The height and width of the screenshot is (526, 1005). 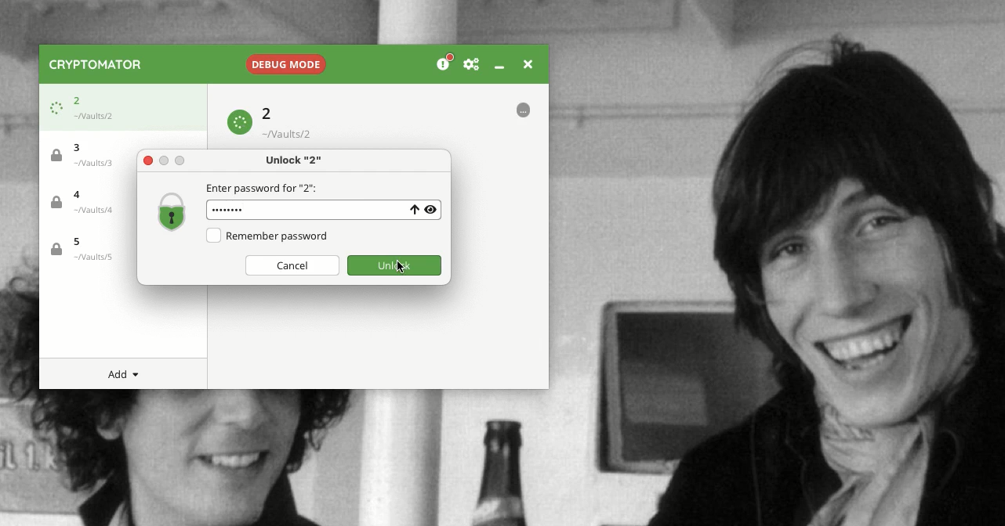 What do you see at coordinates (82, 250) in the screenshot?
I see `Vault 5` at bounding box center [82, 250].